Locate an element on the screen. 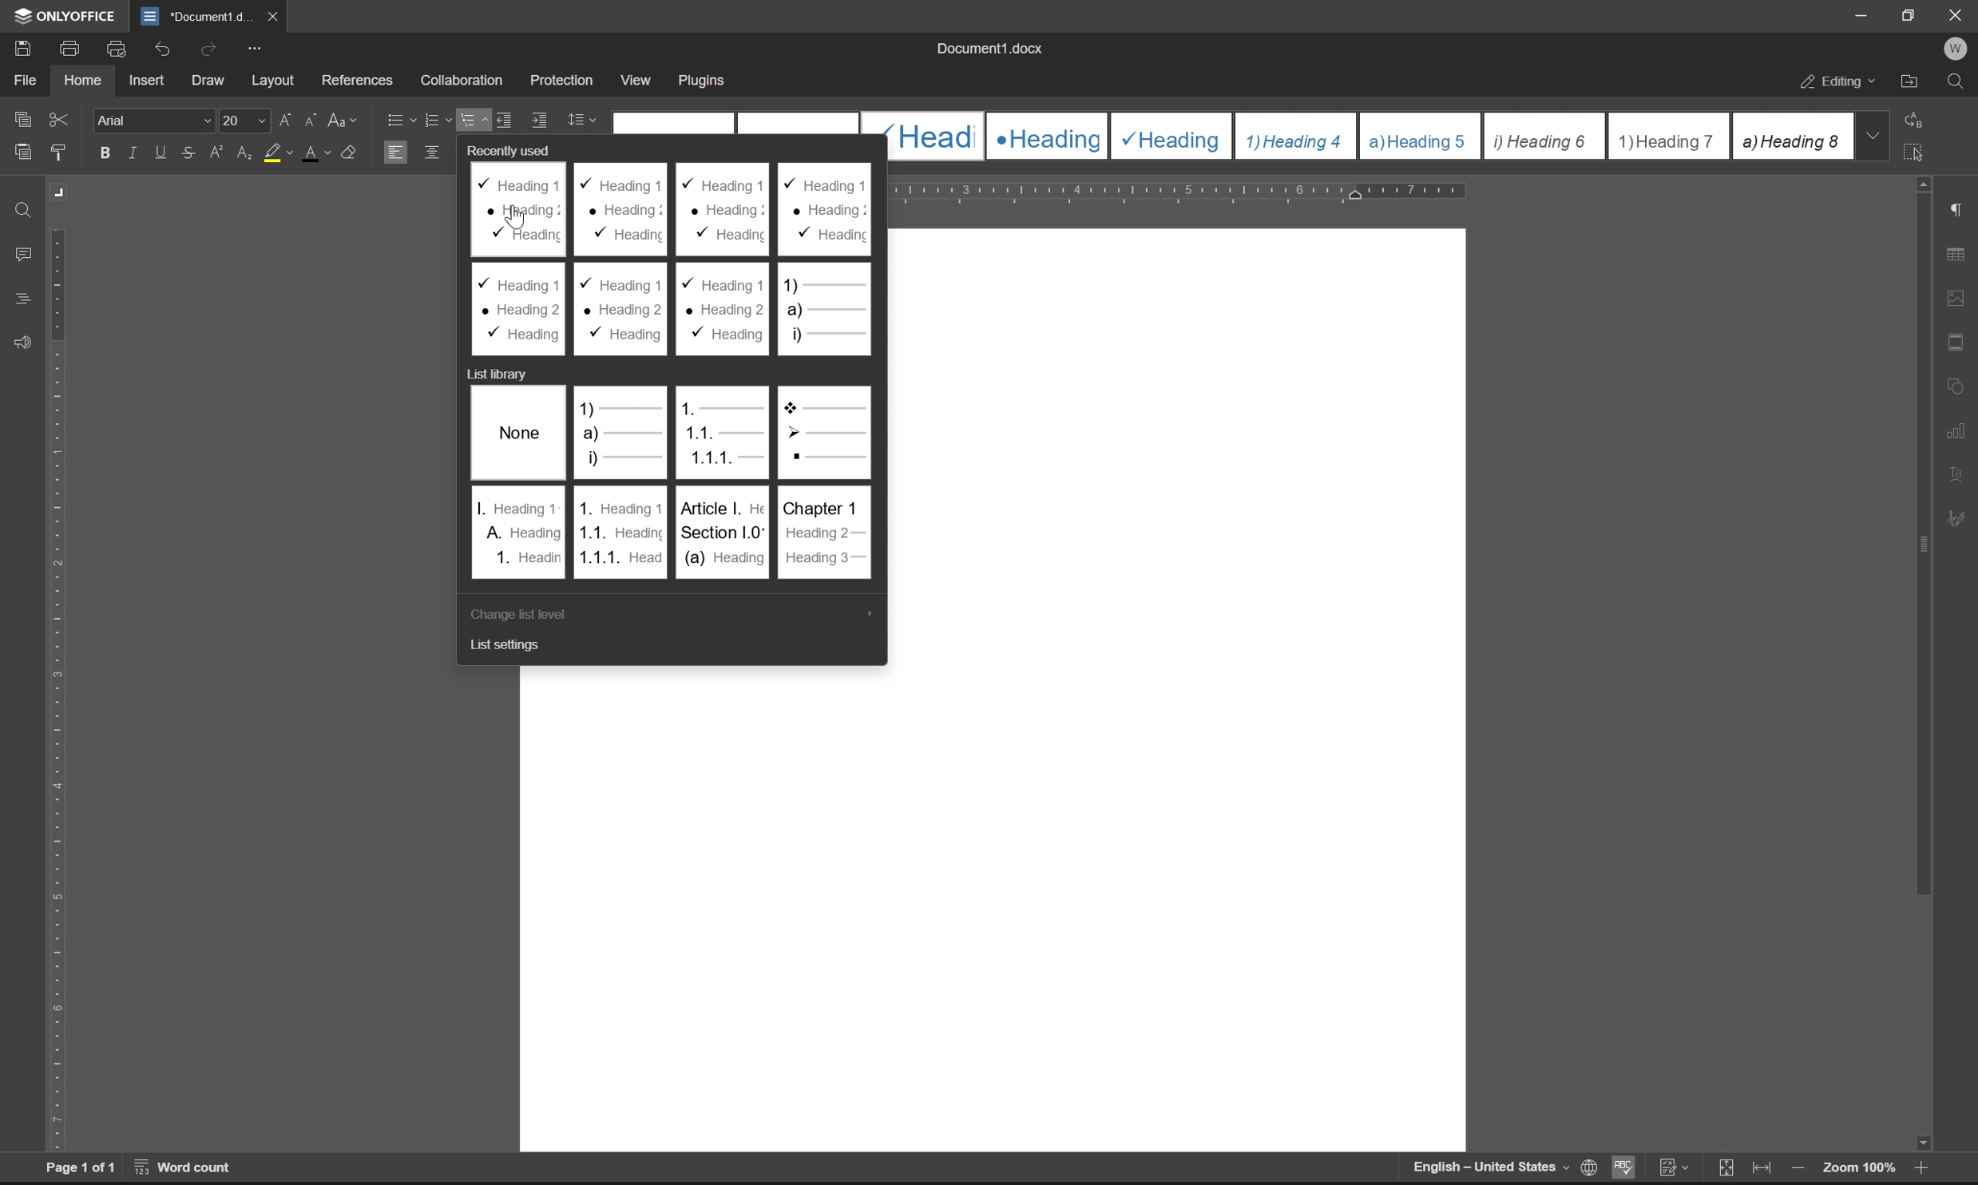 Image resolution: width=1978 pixels, height=1185 pixels. English-United States is located at coordinates (1488, 1167).